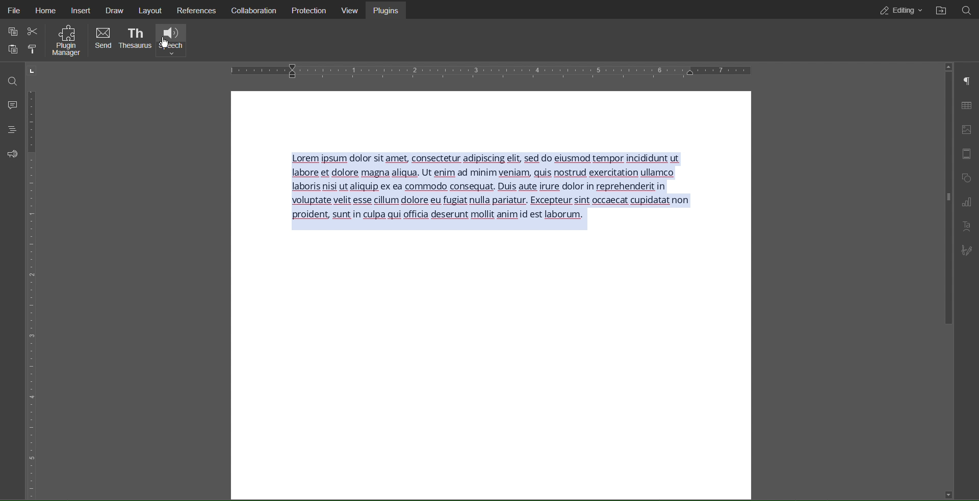 The width and height of the screenshot is (979, 501). I want to click on References, so click(200, 11).